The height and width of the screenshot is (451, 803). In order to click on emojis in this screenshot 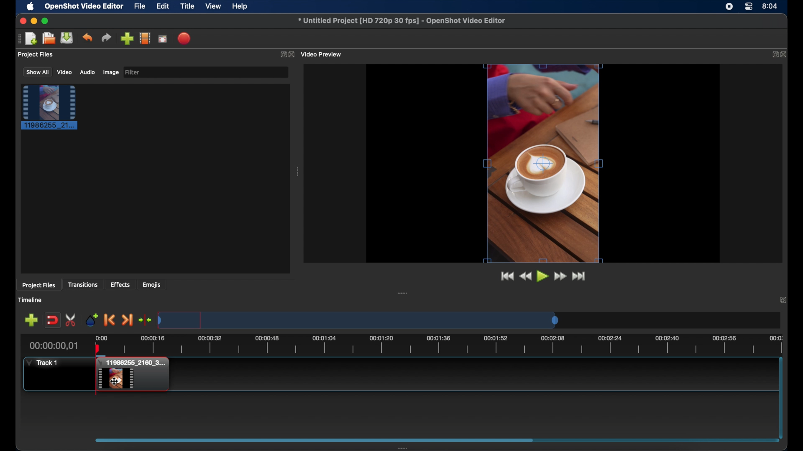, I will do `click(152, 285)`.